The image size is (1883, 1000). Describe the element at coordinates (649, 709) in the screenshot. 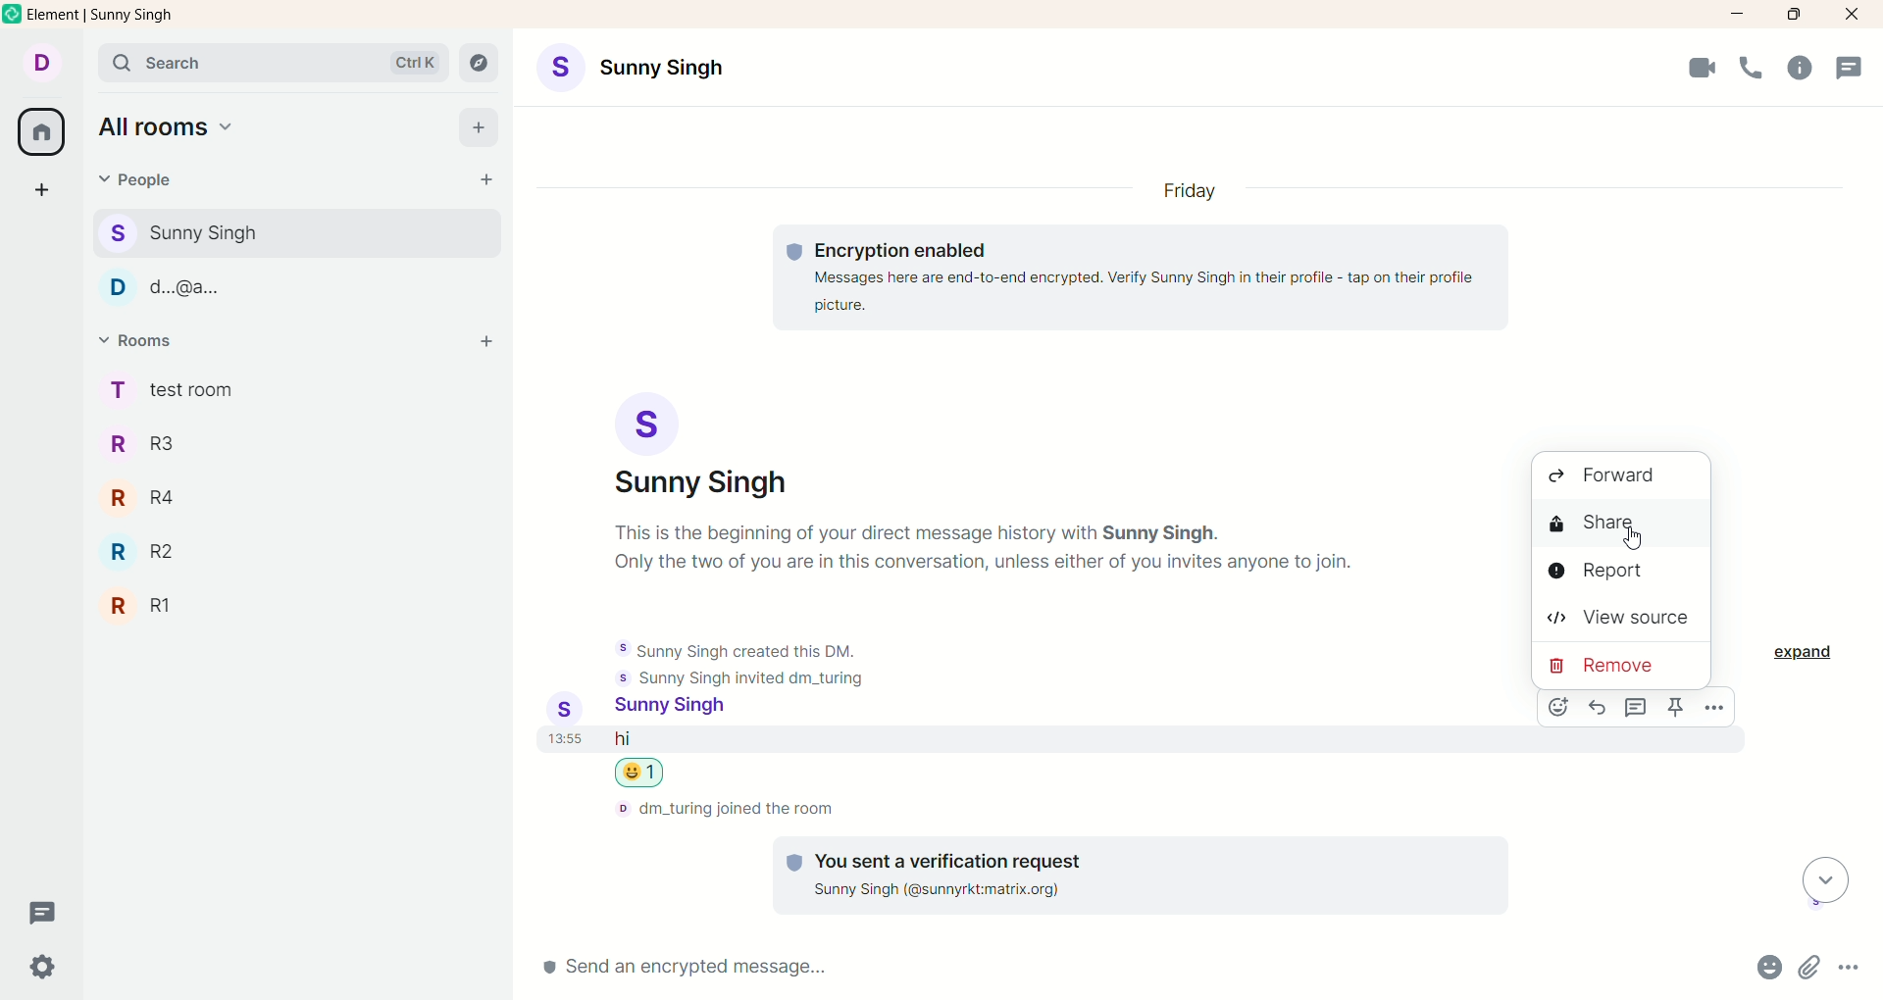

I see `account` at that location.